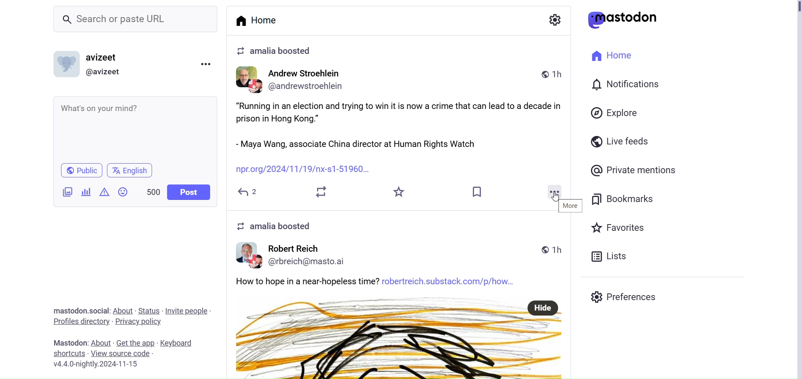 This screenshot has height=379, width=802. What do you see at coordinates (278, 226) in the screenshot?
I see `Text` at bounding box center [278, 226].